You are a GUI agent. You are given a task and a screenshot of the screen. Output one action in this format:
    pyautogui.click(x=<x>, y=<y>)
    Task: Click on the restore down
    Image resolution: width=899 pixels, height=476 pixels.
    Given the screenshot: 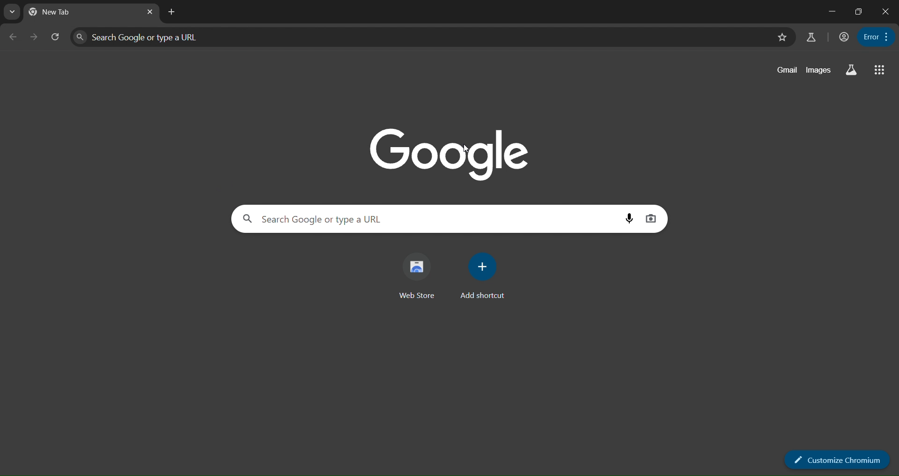 What is the action you would take?
    pyautogui.click(x=859, y=12)
    